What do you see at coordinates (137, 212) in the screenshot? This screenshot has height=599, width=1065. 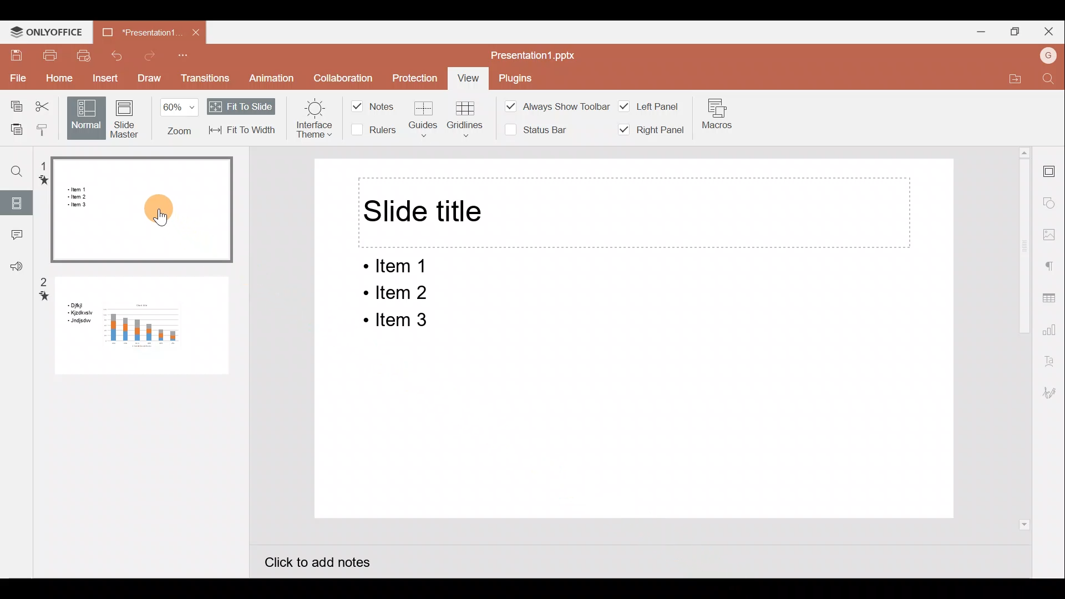 I see `Slide 1 preview` at bounding box center [137, 212].